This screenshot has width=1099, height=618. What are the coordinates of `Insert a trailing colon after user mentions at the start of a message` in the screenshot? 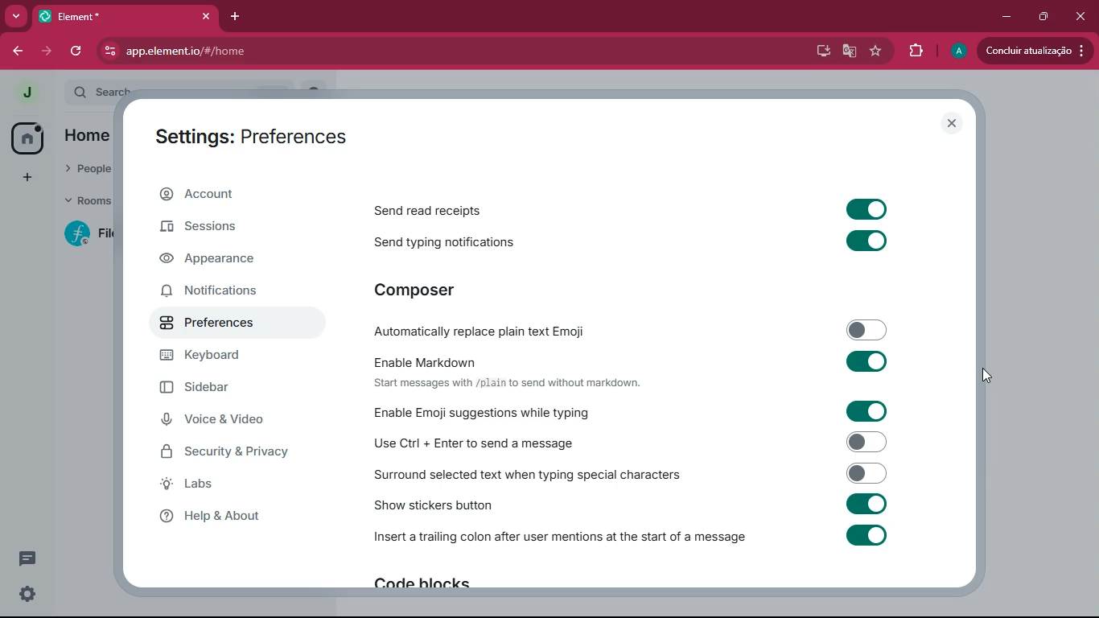 It's located at (629, 542).